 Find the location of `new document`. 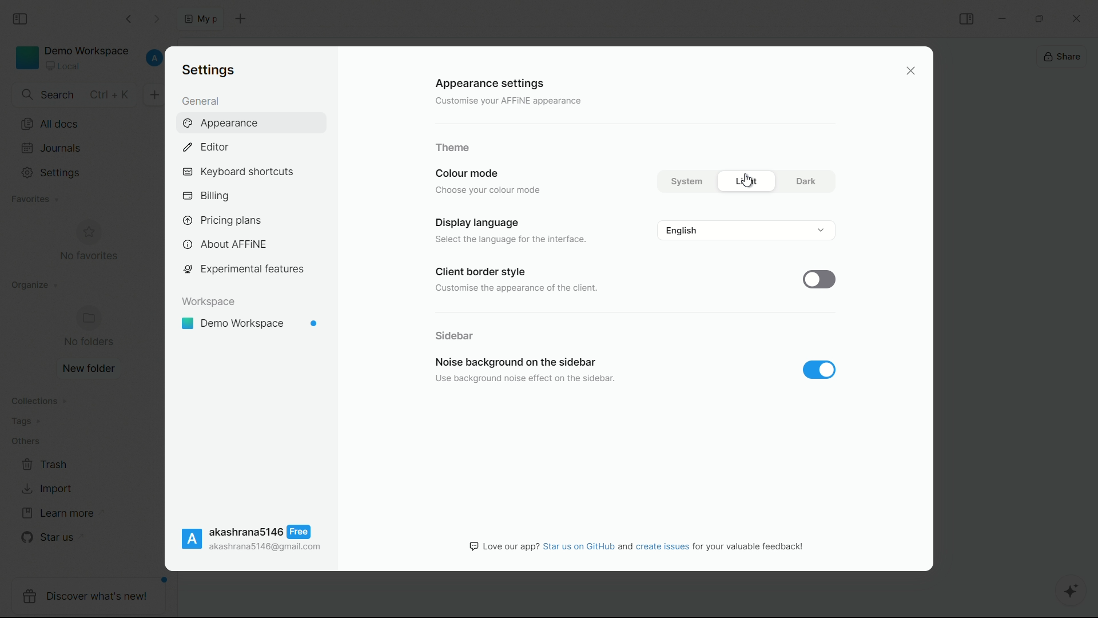

new document is located at coordinates (152, 94).